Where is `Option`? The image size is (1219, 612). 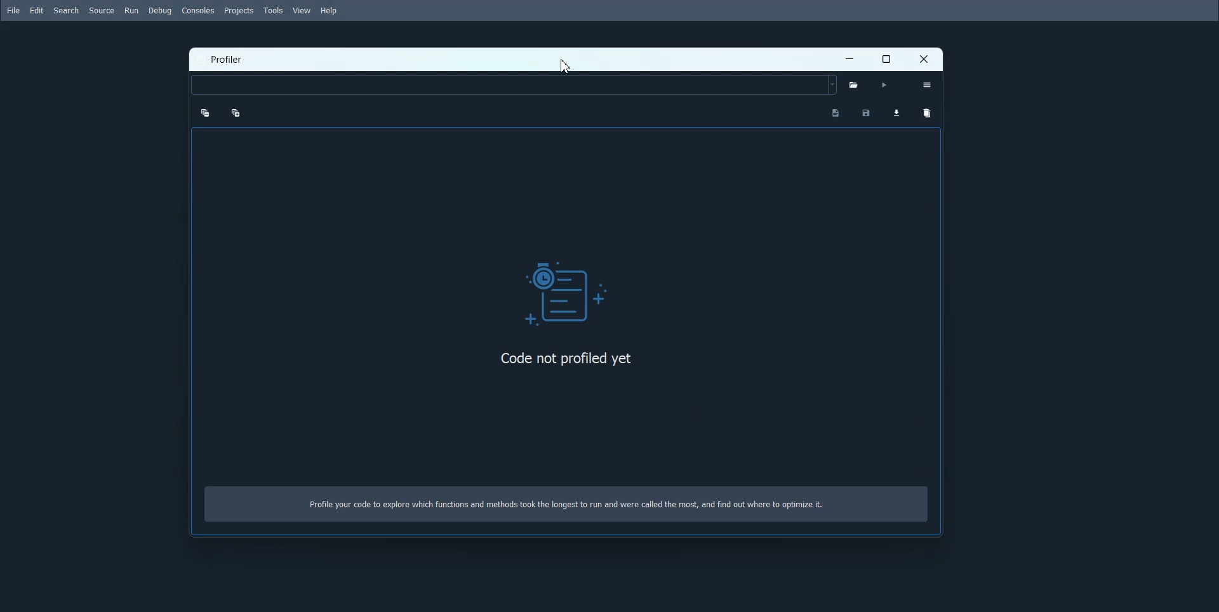
Option is located at coordinates (927, 85).